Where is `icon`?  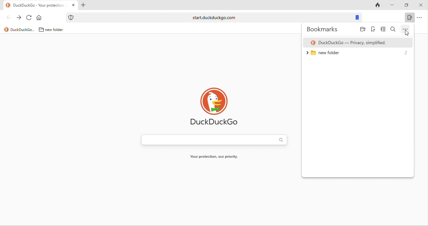
icon is located at coordinates (71, 18).